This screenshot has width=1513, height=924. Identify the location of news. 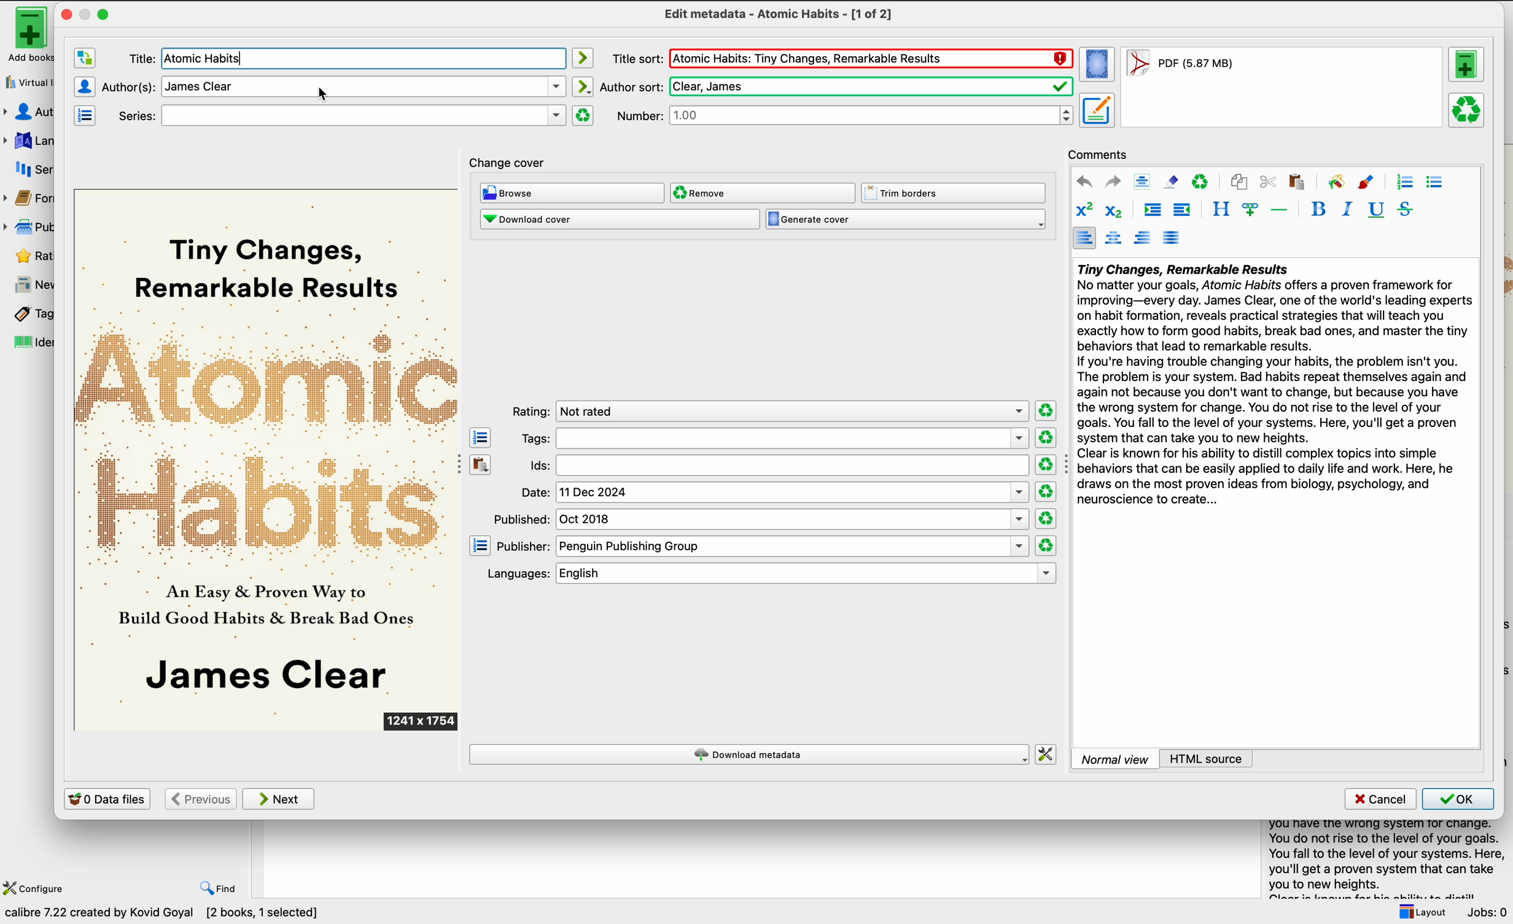
(28, 285).